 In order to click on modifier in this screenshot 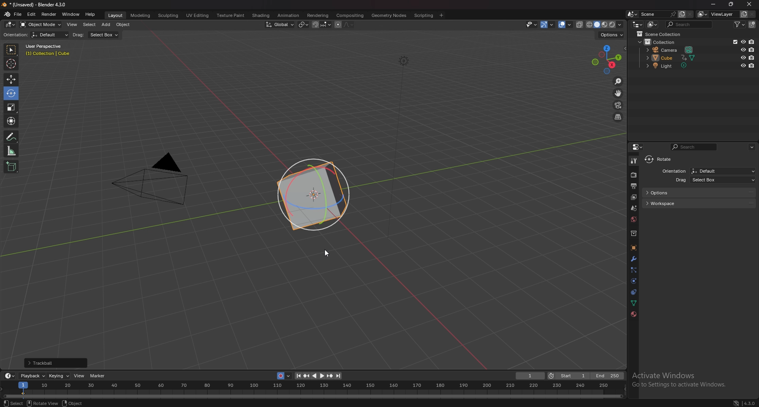, I will do `click(634, 258)`.